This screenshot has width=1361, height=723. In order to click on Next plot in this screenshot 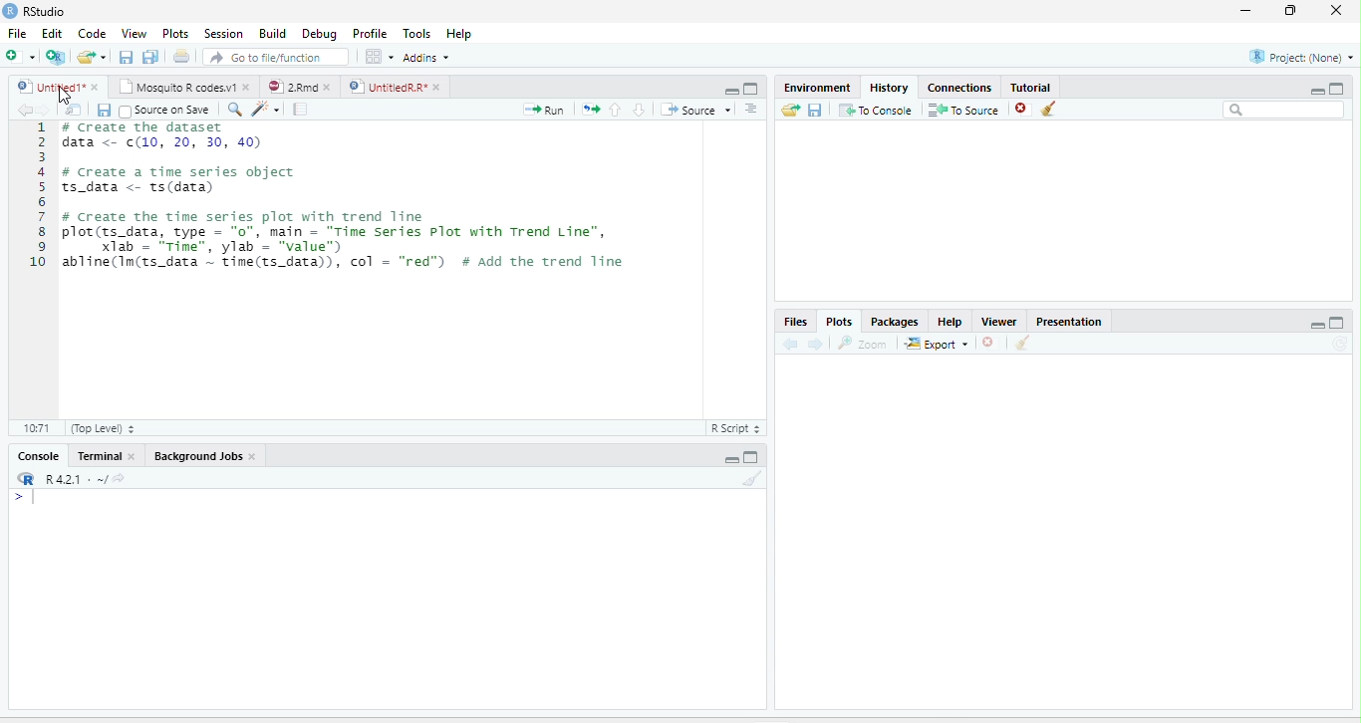, I will do `click(815, 344)`.